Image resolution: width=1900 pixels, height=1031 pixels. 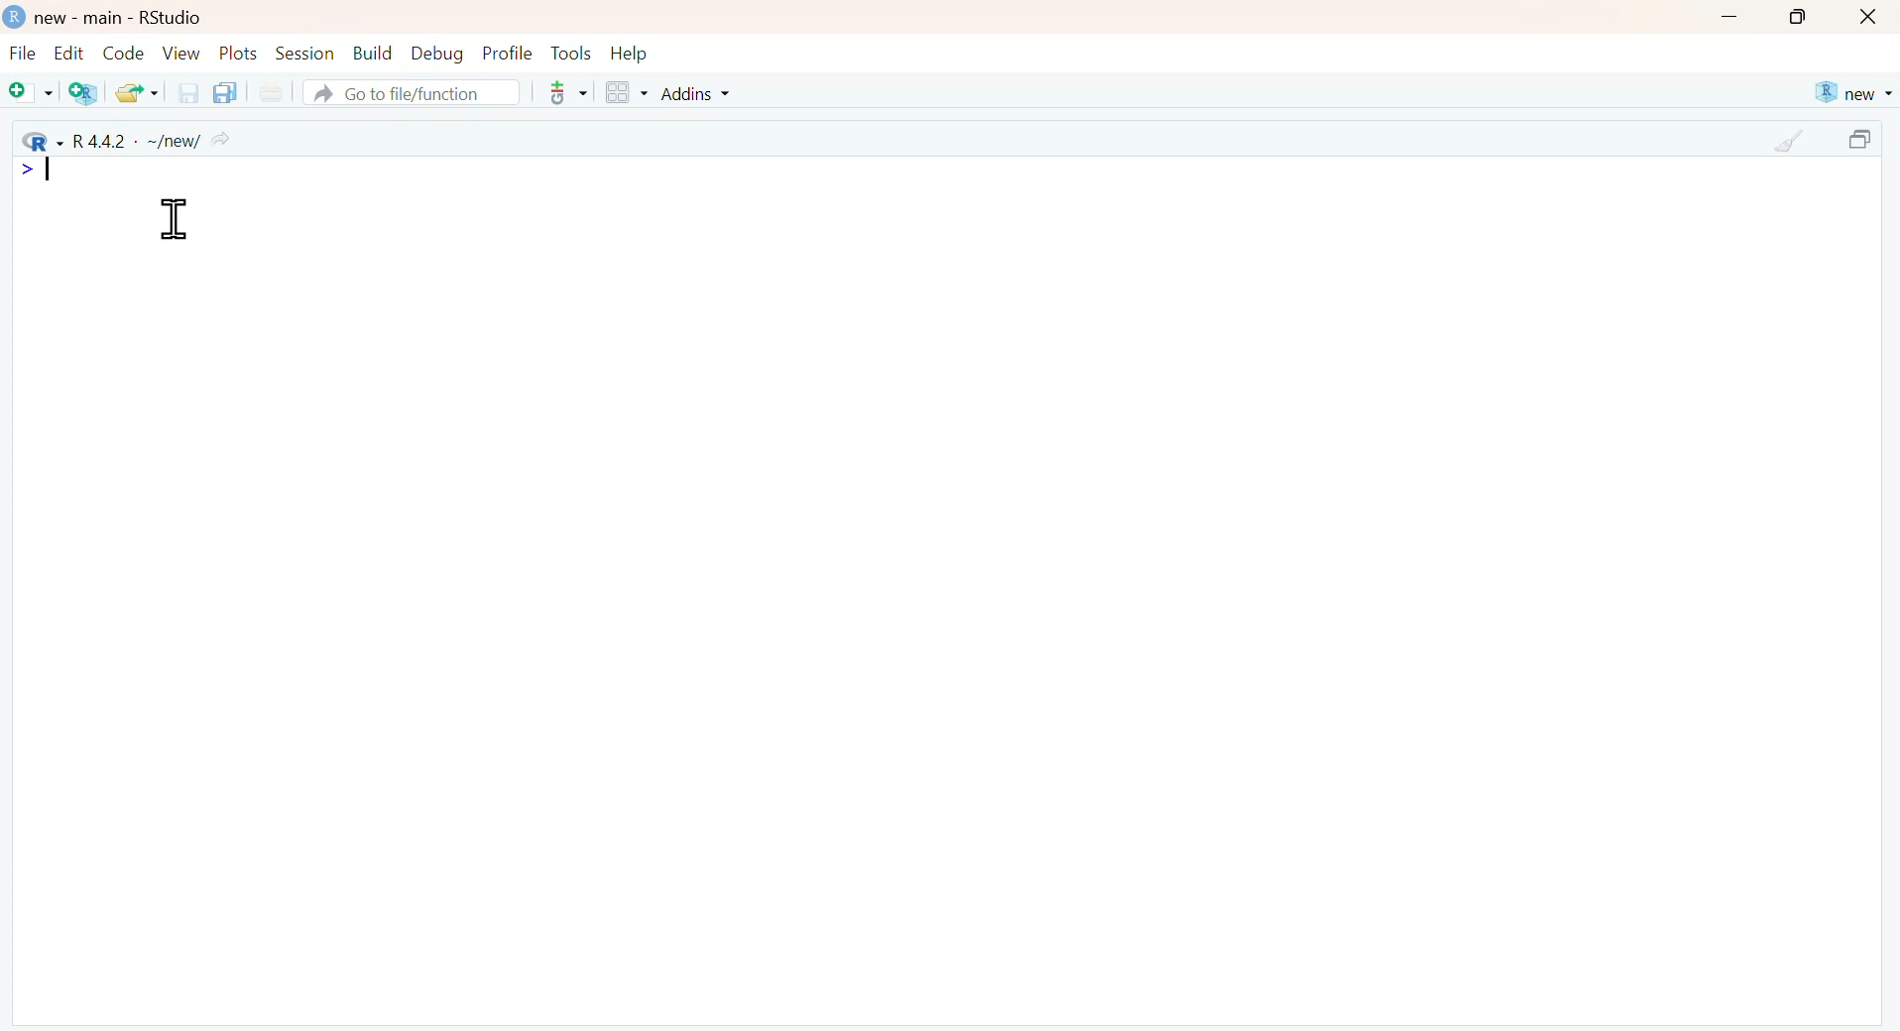 I want to click on save the current document, so click(x=185, y=92).